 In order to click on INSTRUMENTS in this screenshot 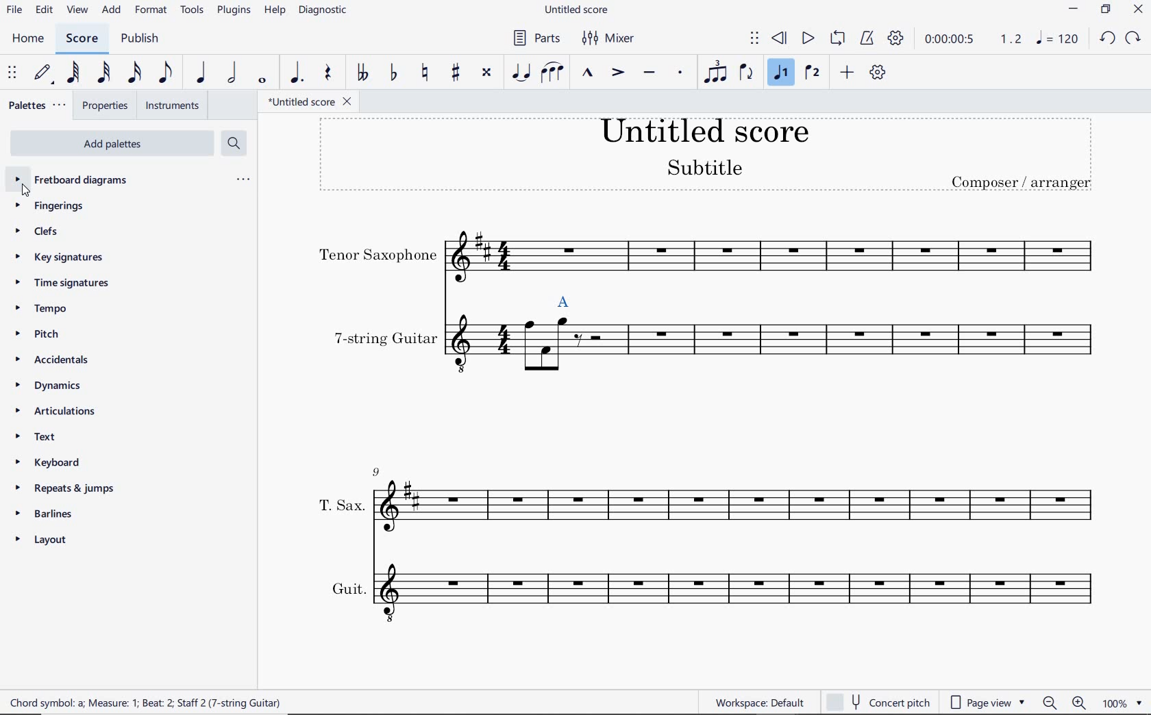, I will do `click(173, 106)`.